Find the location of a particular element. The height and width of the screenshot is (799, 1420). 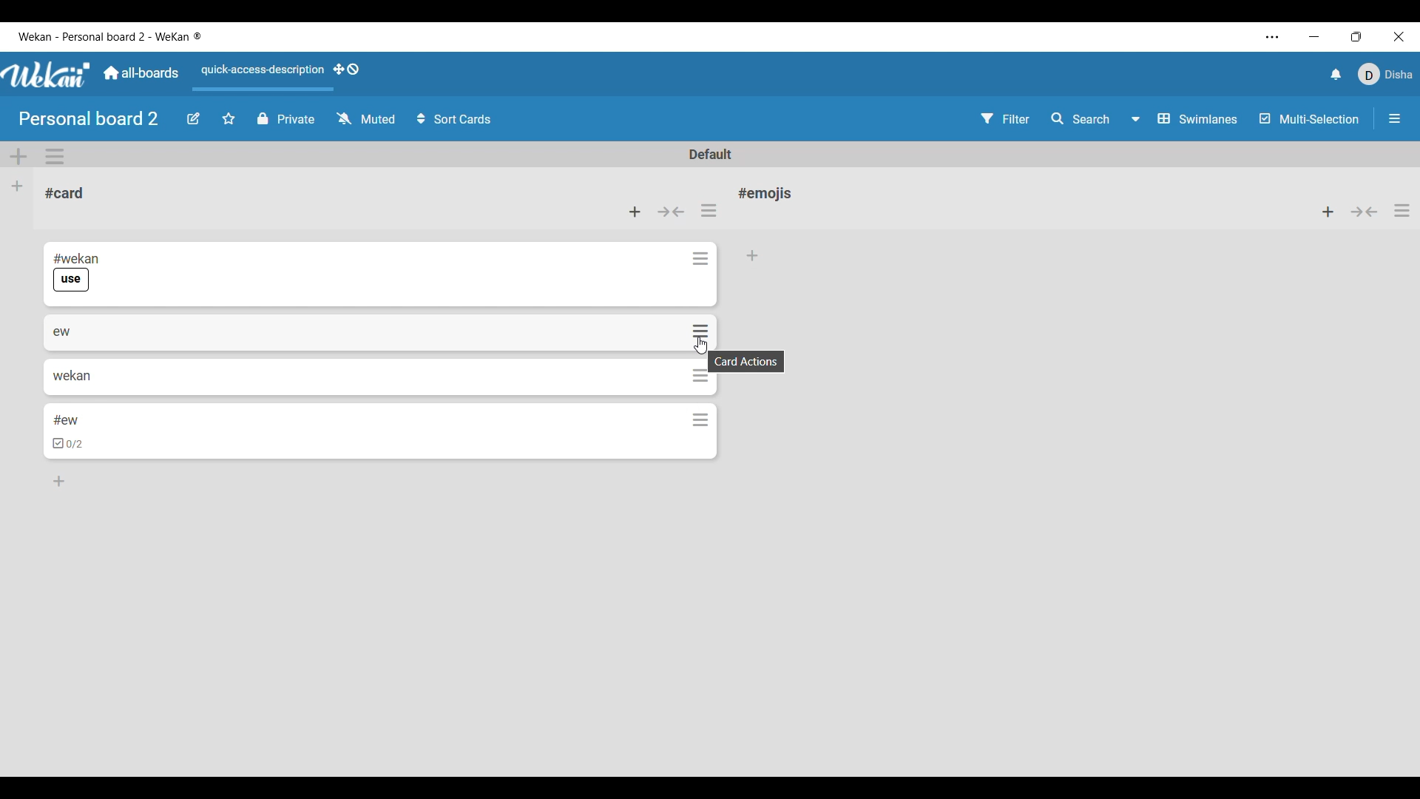

List actions is located at coordinates (1402, 211).